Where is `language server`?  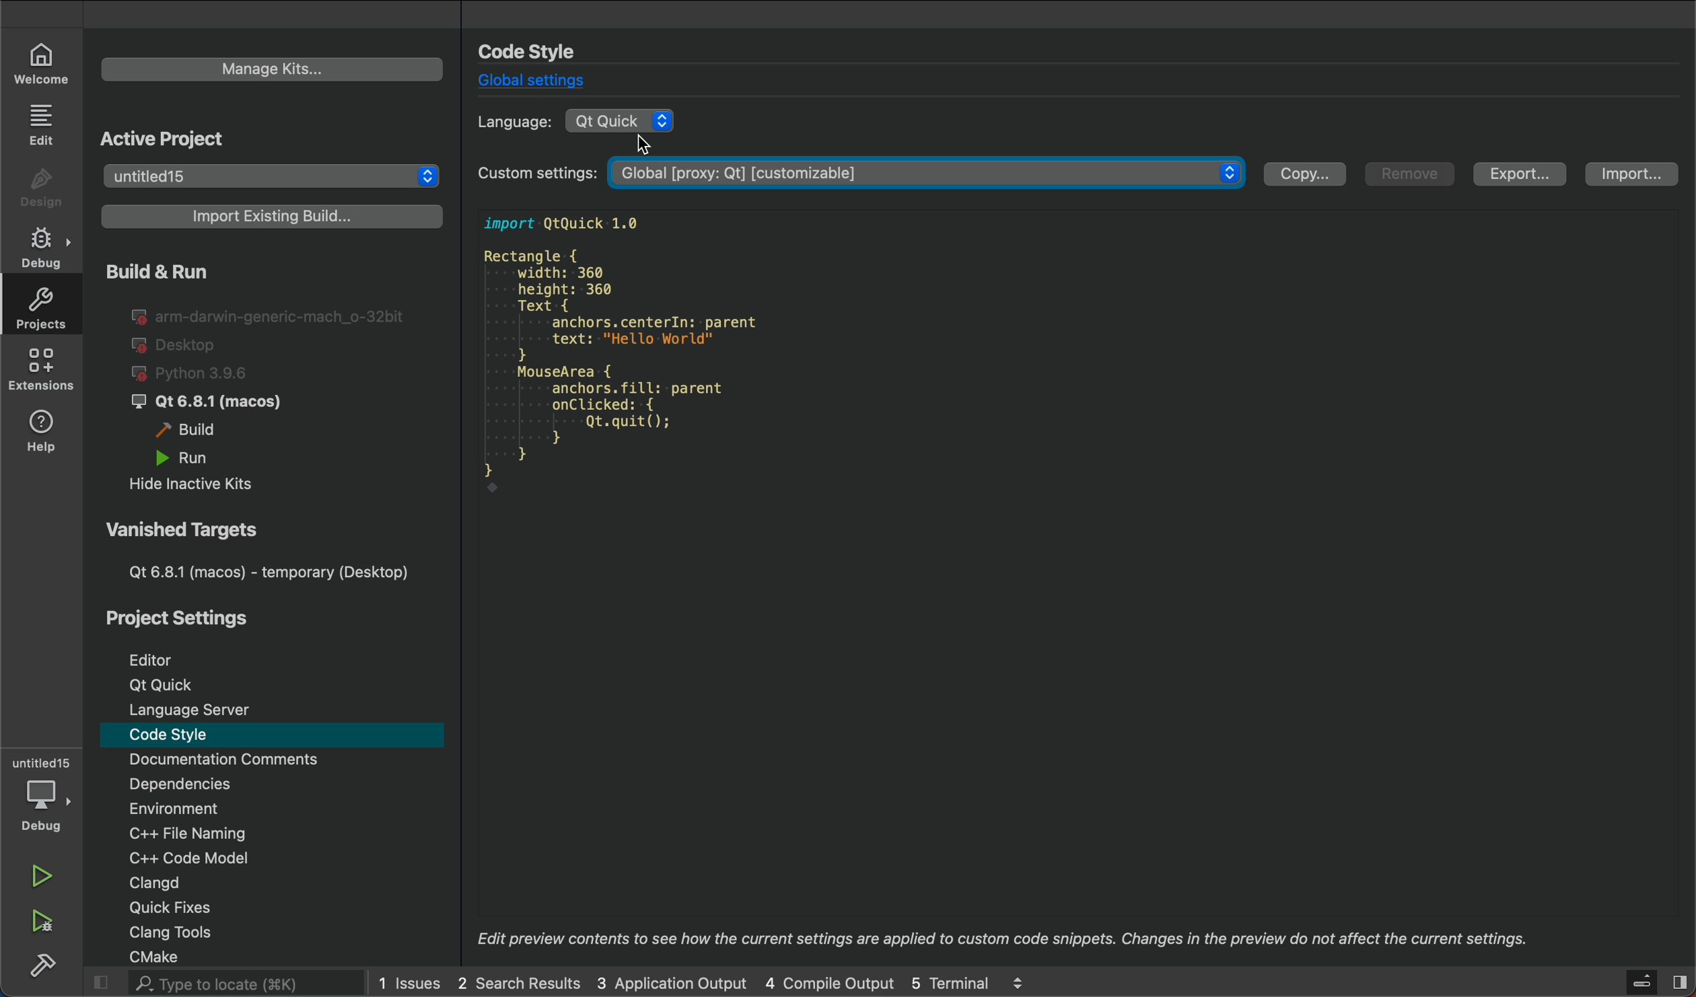
language server is located at coordinates (197, 710).